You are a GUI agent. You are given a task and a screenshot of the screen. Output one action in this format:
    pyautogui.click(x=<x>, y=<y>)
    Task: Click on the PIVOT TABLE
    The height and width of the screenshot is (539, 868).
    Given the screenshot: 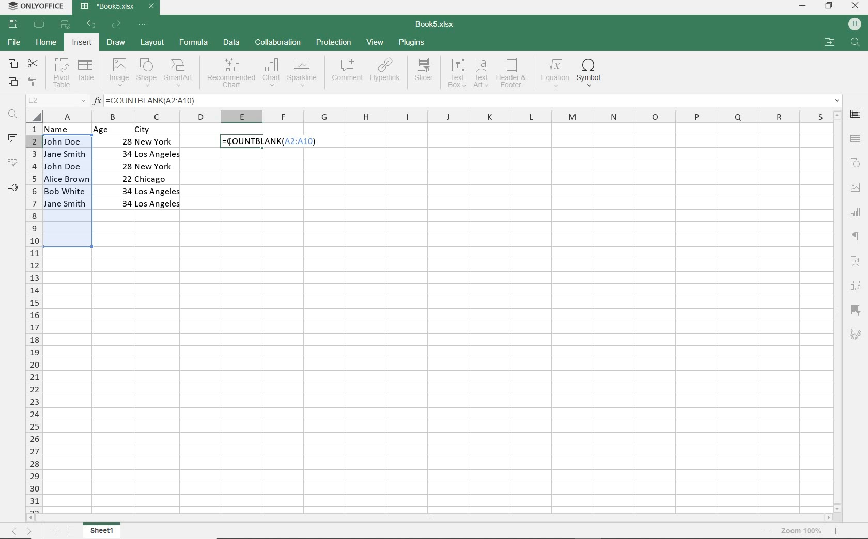 What is the action you would take?
    pyautogui.click(x=61, y=73)
    